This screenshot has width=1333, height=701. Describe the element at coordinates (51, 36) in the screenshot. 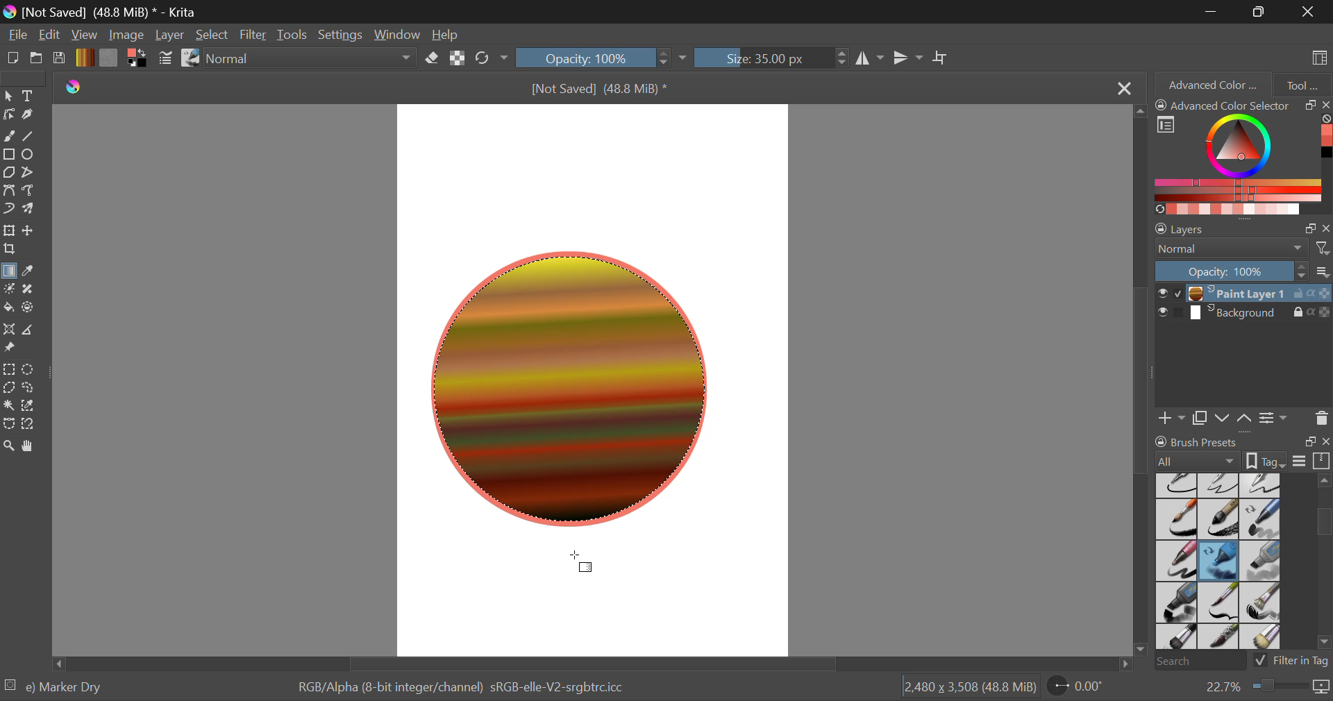

I see `` at that location.